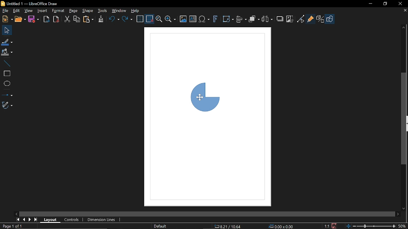  What do you see at coordinates (216, 20) in the screenshot?
I see `Insert fontwork text` at bounding box center [216, 20].